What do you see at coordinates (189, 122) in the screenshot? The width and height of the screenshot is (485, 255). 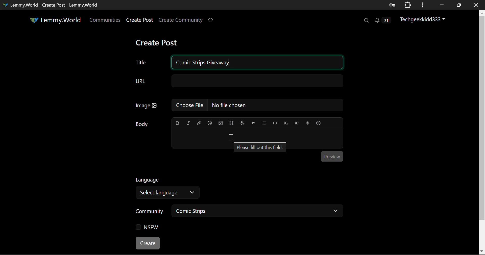 I see `italic` at bounding box center [189, 122].